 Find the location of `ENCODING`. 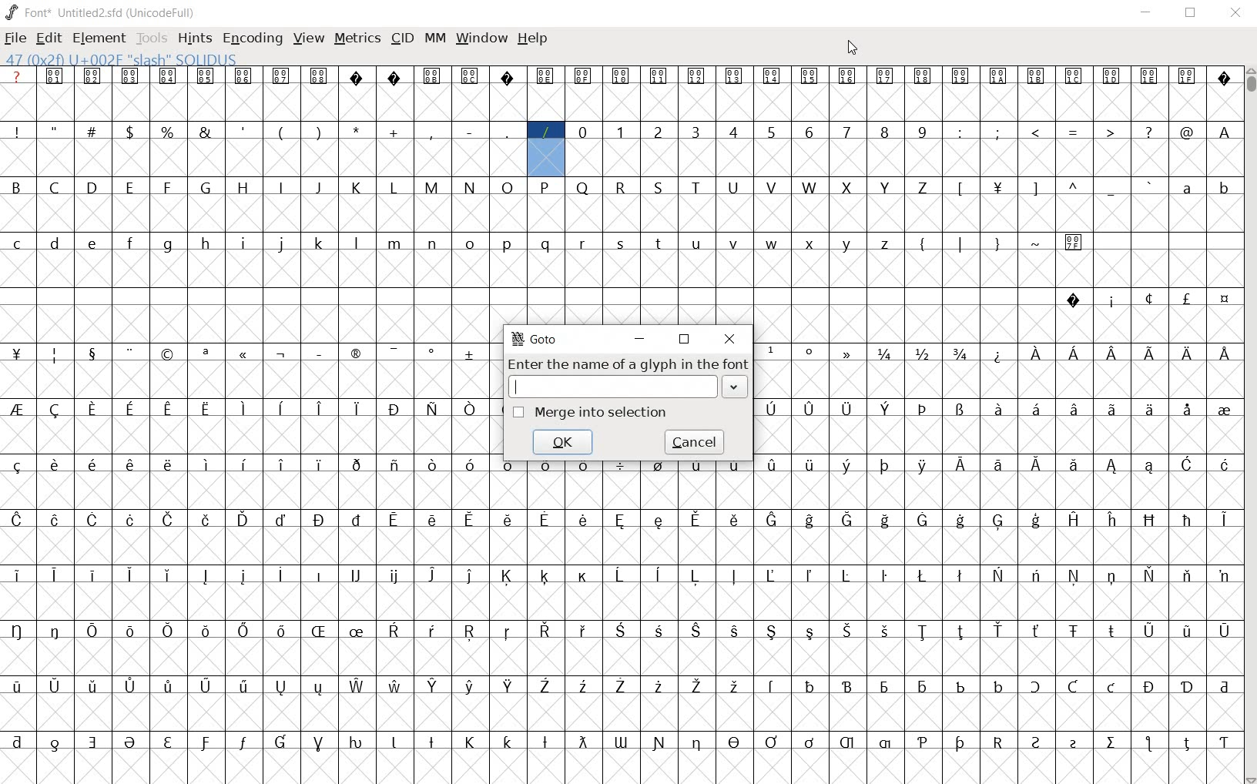

ENCODING is located at coordinates (251, 38).